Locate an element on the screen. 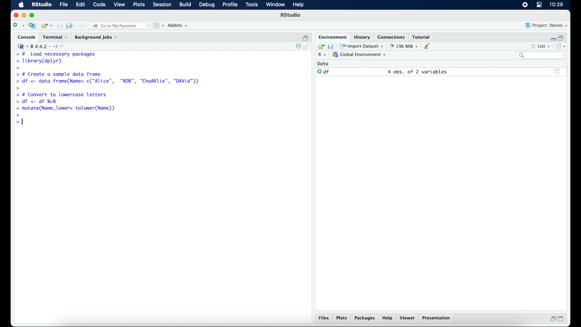 The width and height of the screenshot is (581, 327). + mutate(Name_lower= tolower(Name))| is located at coordinates (67, 108).